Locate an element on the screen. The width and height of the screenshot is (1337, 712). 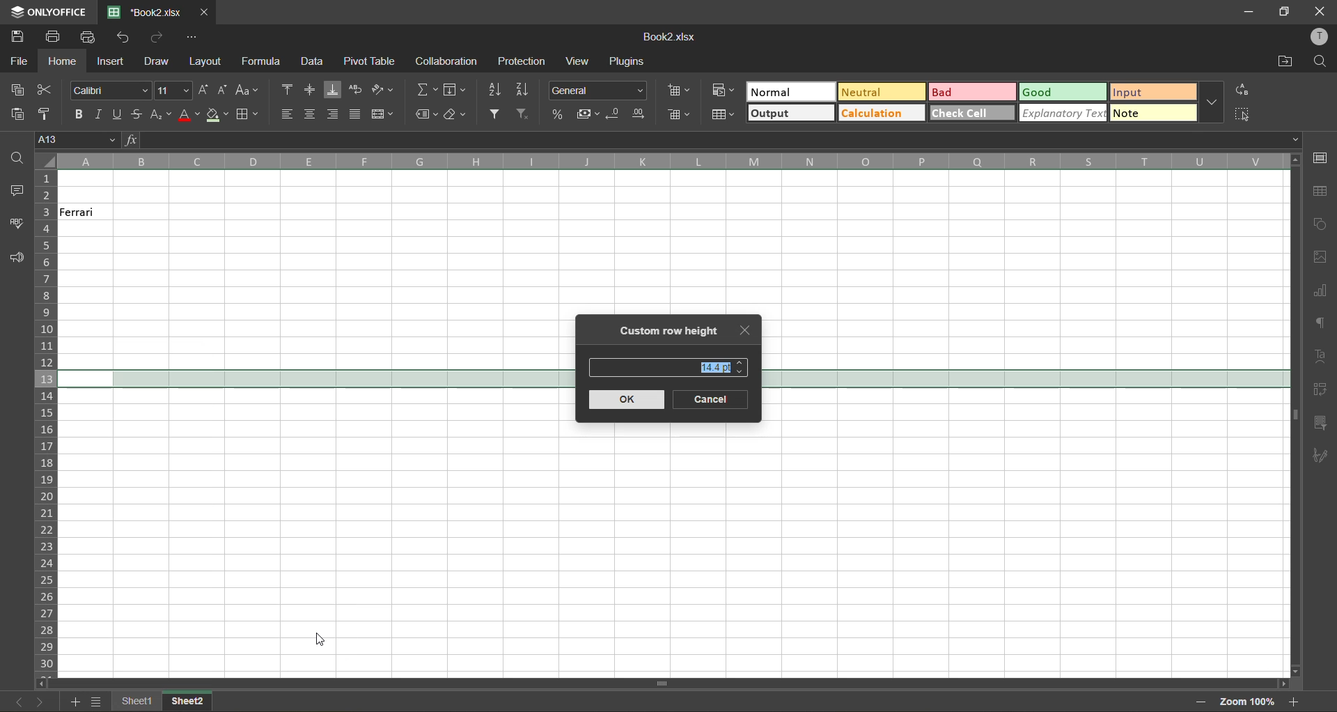
font color is located at coordinates (189, 116).